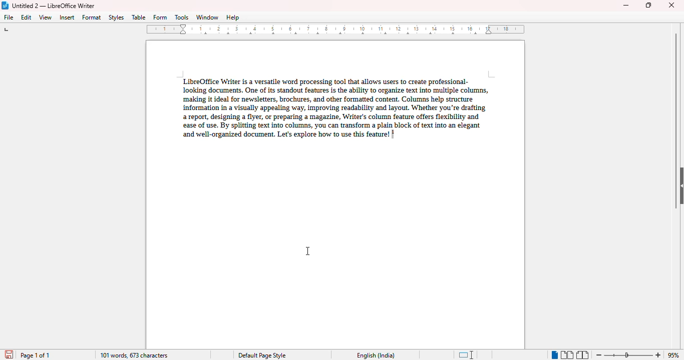 This screenshot has width=684, height=360. Describe the element at coordinates (333, 105) in the screenshot. I see `LibreOffice Writer is a versatile word processing tool that allows users to create professional looking documents. One of its standout features is the ability to organize text into multiple columns,‘ making it ideal for newsletters, brochures, and other formatted content. Columns help structure information in a visually appealing way, improving readability and layout. Whether you're drafting a report, designing a flyer, or preparing a magazine, Writer's column feature offers flexibility and ease of use. By splitting text into columns, you can transform a plain block of text into an elegant and well-organized document. Let's explore how $0 use this features!` at that location.